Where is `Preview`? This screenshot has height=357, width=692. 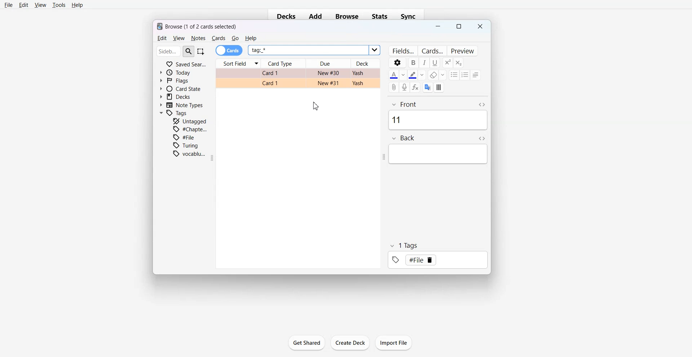 Preview is located at coordinates (462, 50).